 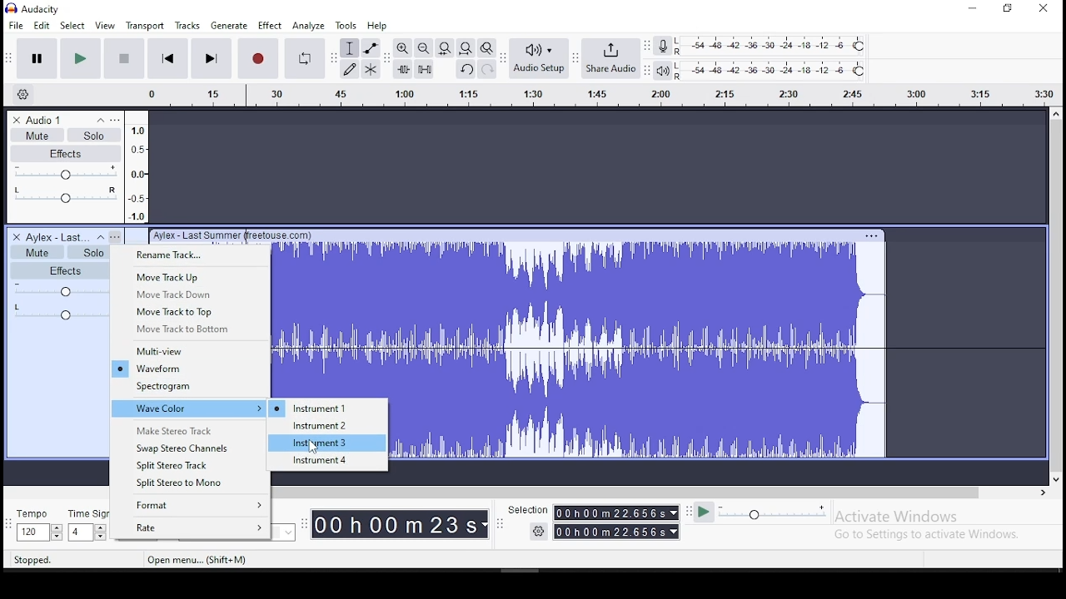 What do you see at coordinates (190, 255) in the screenshot?
I see `rename track` at bounding box center [190, 255].